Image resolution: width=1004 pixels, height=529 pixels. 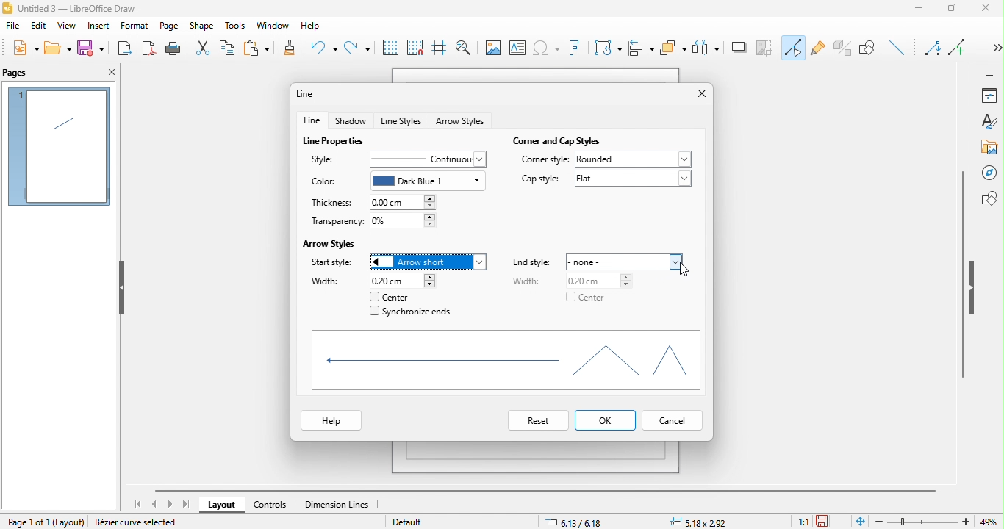 What do you see at coordinates (401, 120) in the screenshot?
I see `line styles` at bounding box center [401, 120].